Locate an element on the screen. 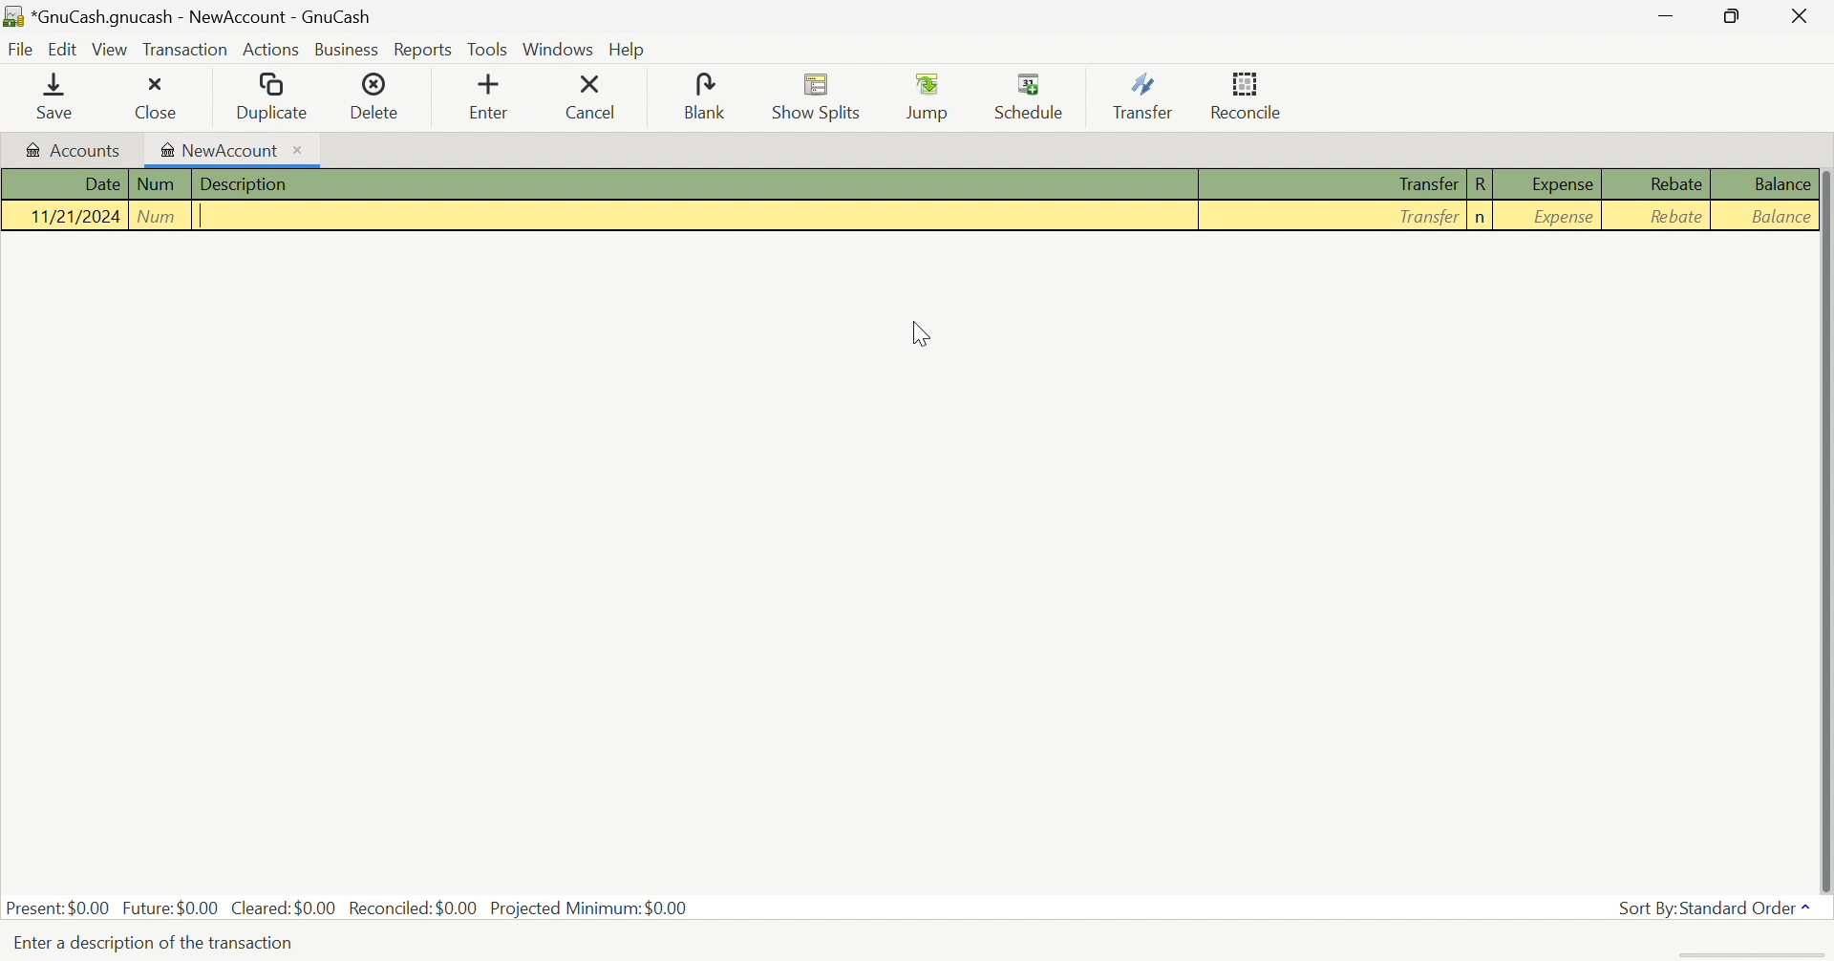 The image size is (1834, 961). transfer is located at coordinates (1419, 216).